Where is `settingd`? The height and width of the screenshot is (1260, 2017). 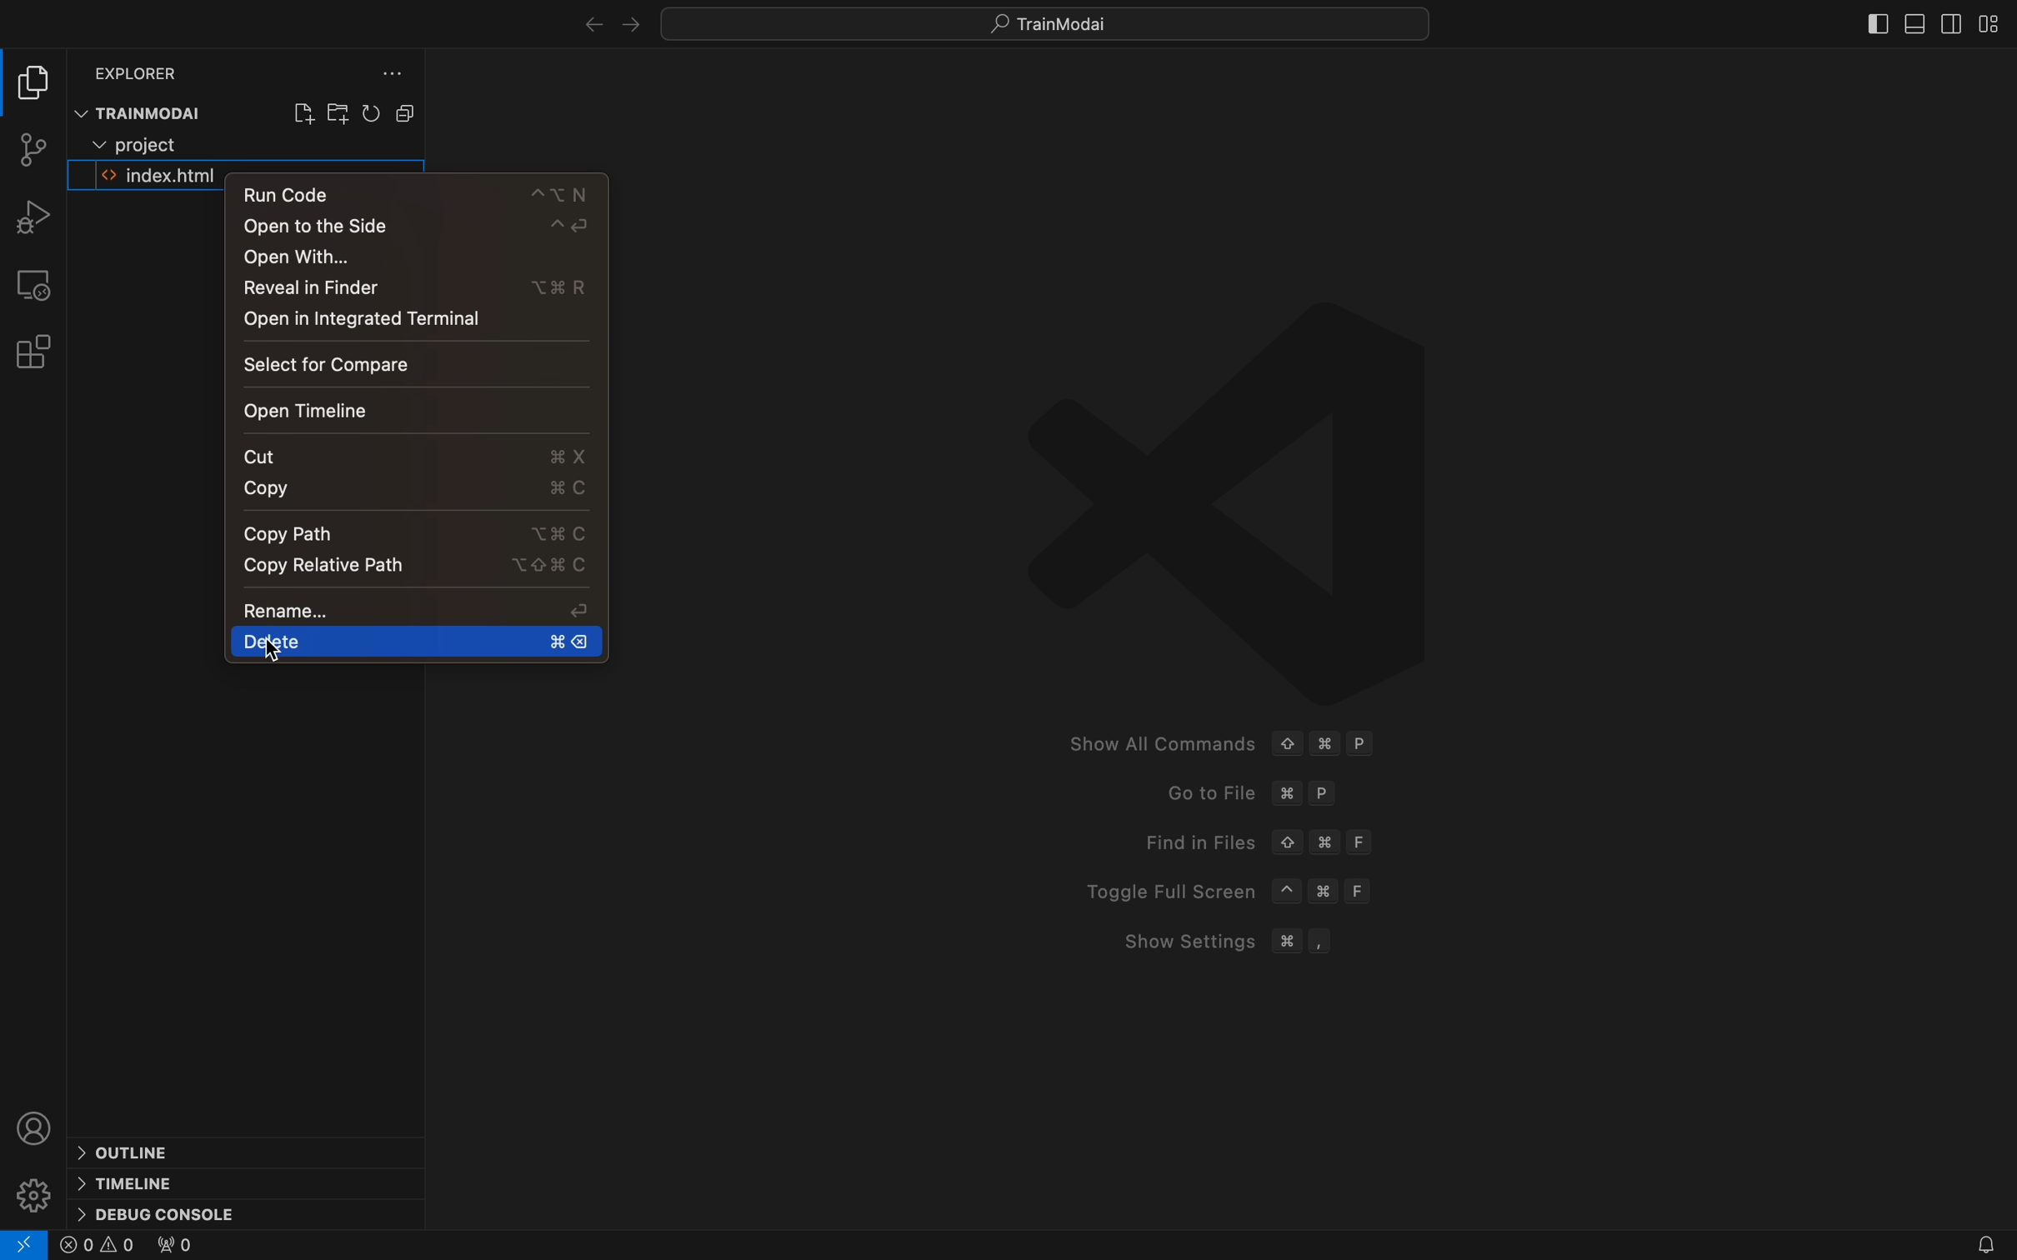 settingd is located at coordinates (34, 1194).